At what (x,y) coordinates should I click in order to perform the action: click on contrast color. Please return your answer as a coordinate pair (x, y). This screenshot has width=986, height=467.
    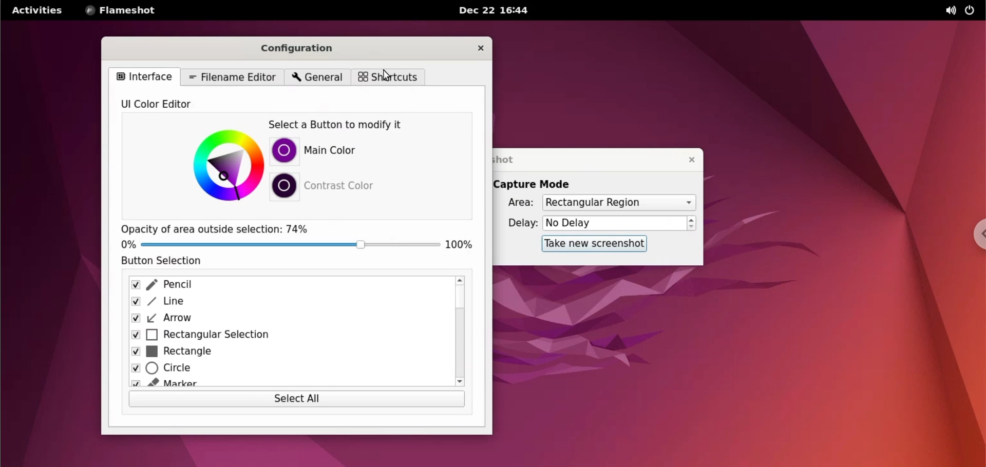
    Looking at the image, I should click on (339, 189).